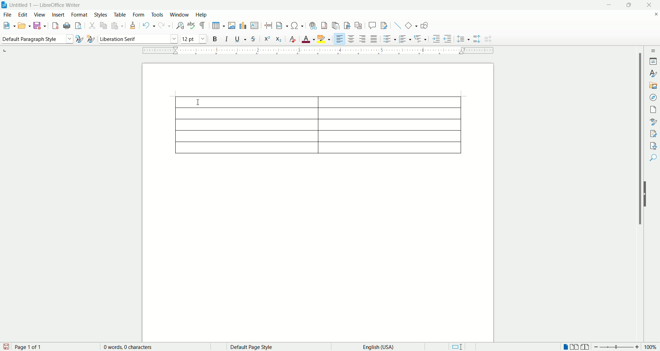 The height and width of the screenshot is (351, 660). Describe the element at coordinates (309, 38) in the screenshot. I see `font color` at that location.